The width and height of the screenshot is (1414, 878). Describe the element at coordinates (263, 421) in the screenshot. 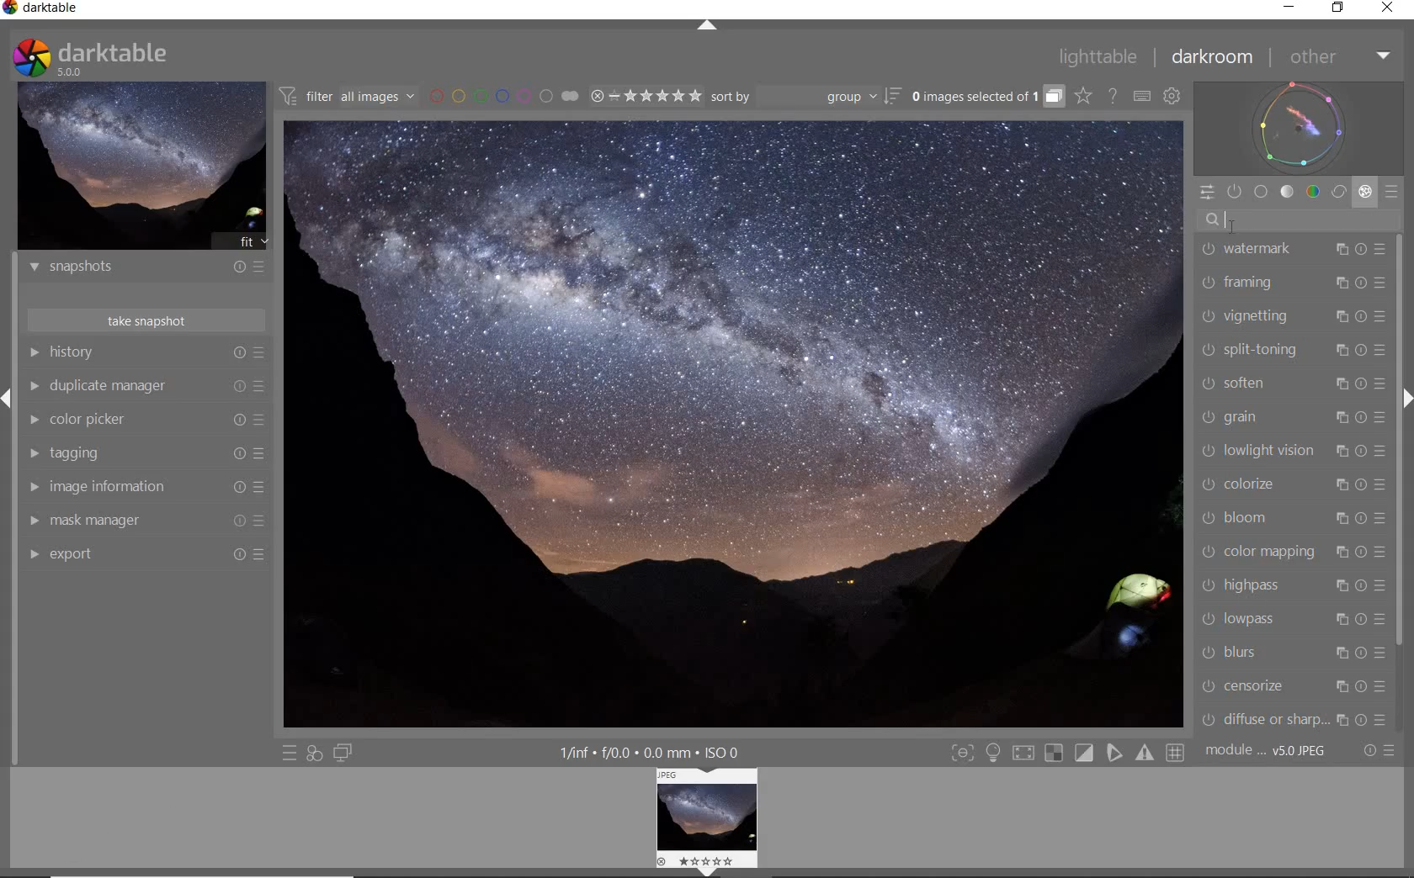

I see `Presets and preferences` at that location.